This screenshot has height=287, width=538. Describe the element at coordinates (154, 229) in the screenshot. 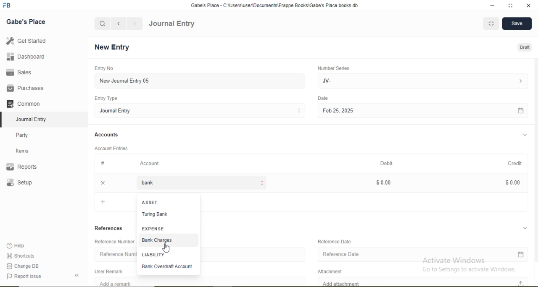

I see `EXPENSE` at that location.